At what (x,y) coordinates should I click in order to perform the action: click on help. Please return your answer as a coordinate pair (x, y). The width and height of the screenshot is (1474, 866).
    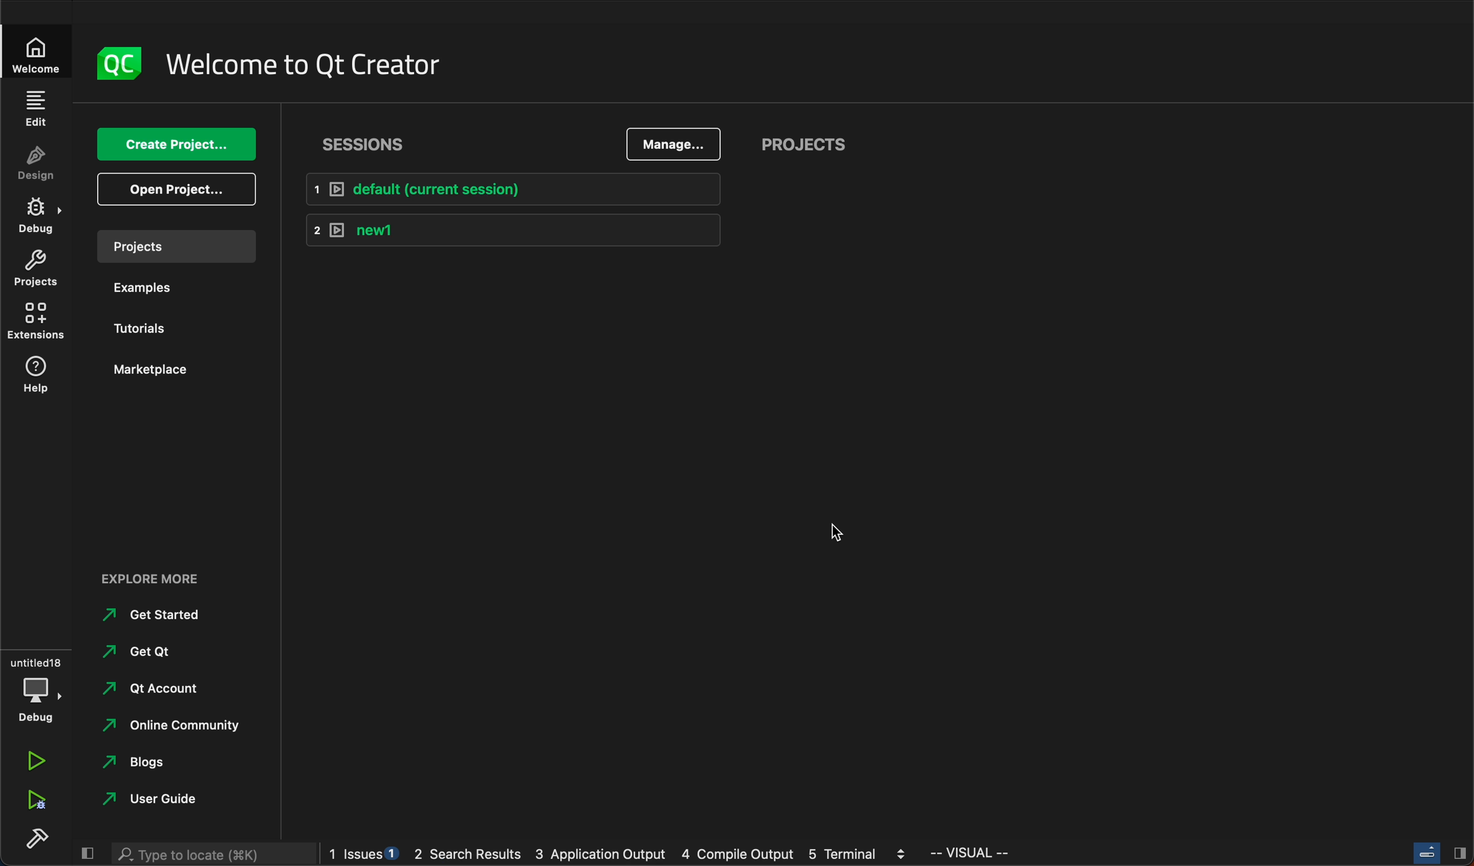
    Looking at the image, I should click on (36, 376).